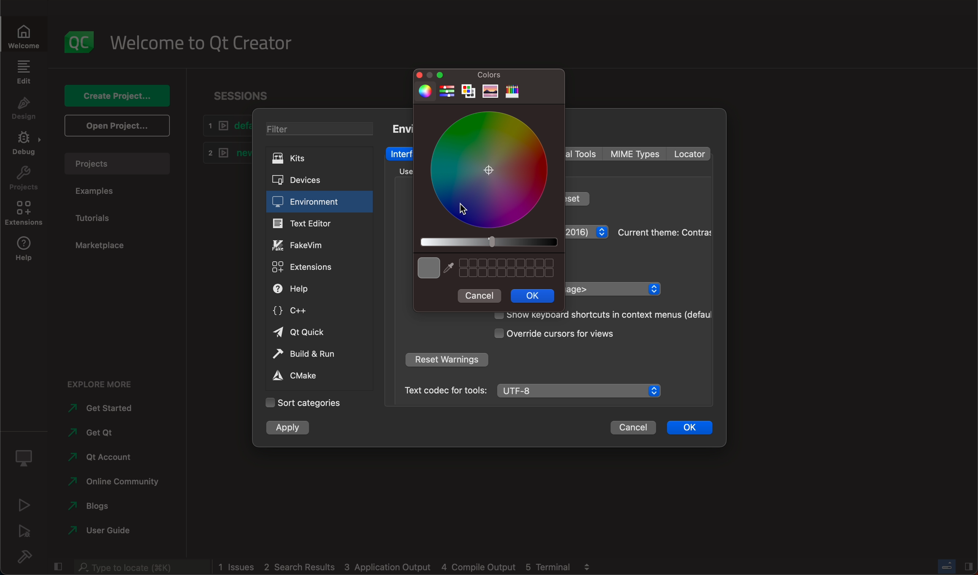  I want to click on reset warnings, so click(446, 361).